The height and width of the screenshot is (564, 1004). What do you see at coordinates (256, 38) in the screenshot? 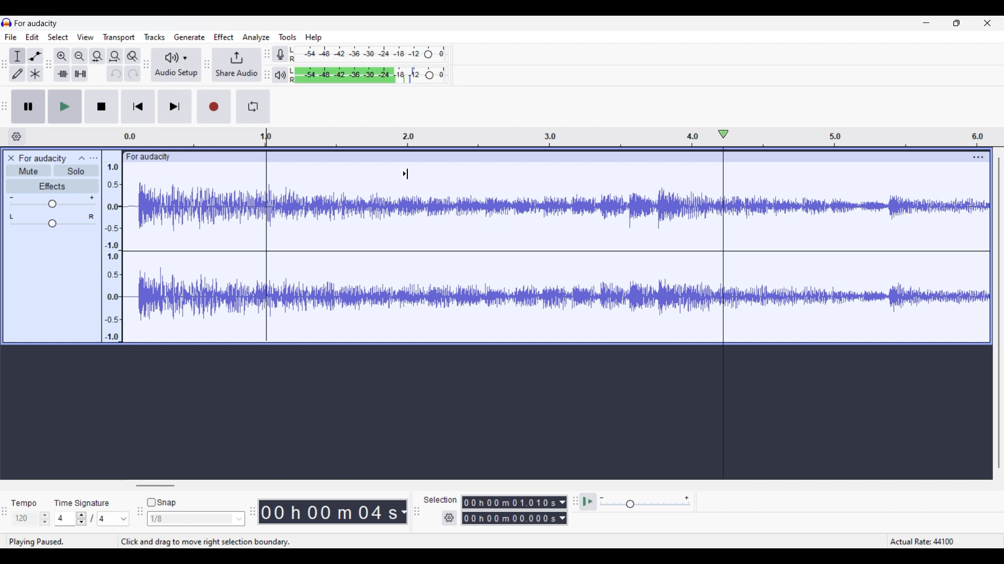
I see `Analyze menu` at bounding box center [256, 38].